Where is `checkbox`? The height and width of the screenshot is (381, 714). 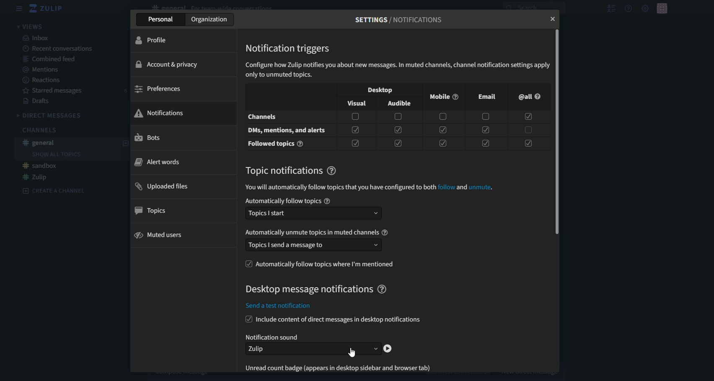
checkbox is located at coordinates (398, 117).